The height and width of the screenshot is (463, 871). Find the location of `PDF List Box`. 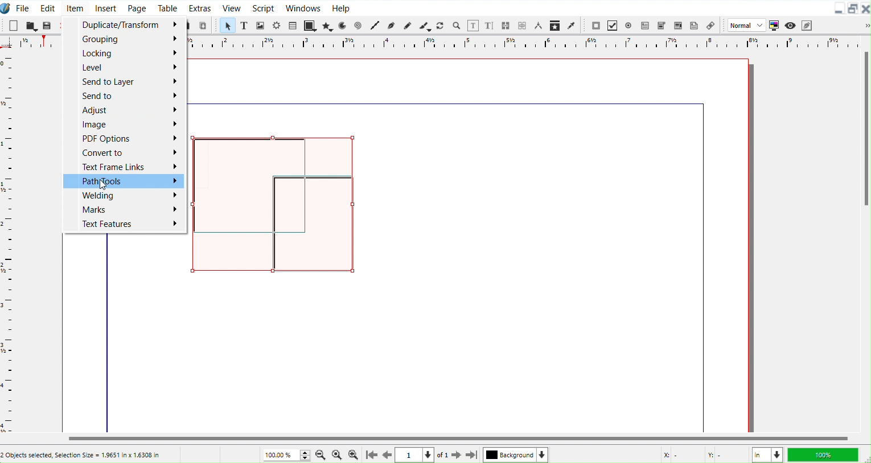

PDF List Box is located at coordinates (677, 24).